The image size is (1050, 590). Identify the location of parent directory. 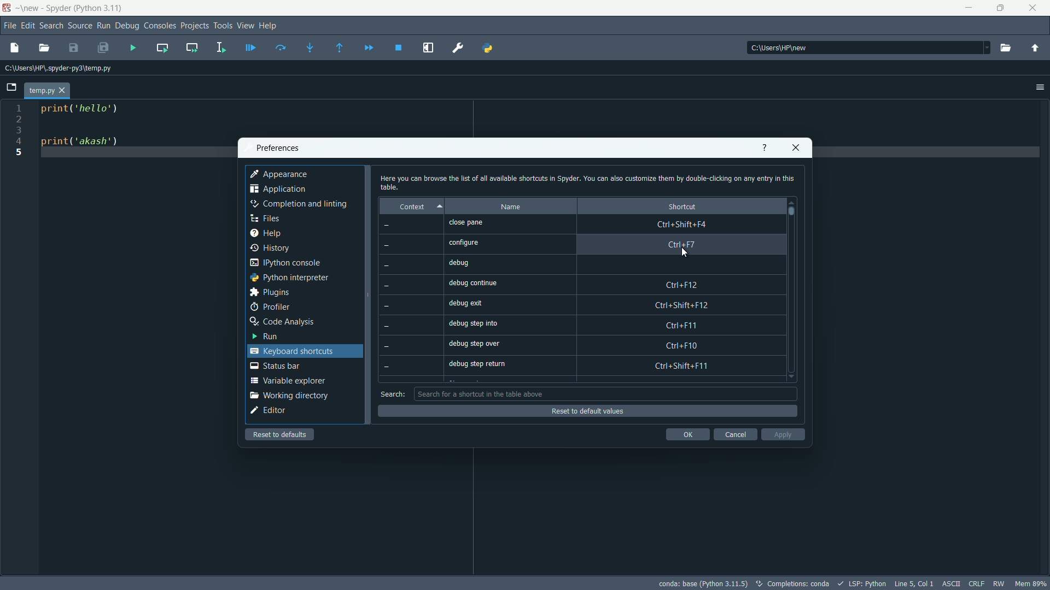
(1035, 50).